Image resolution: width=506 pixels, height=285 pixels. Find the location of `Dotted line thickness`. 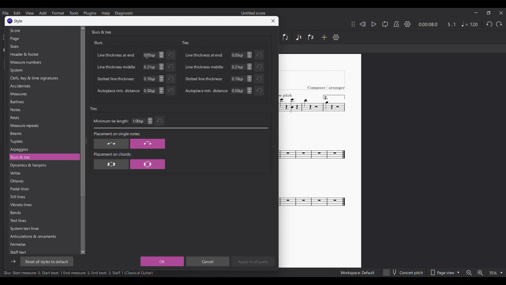

Dotted line thickness is located at coordinates (204, 79).